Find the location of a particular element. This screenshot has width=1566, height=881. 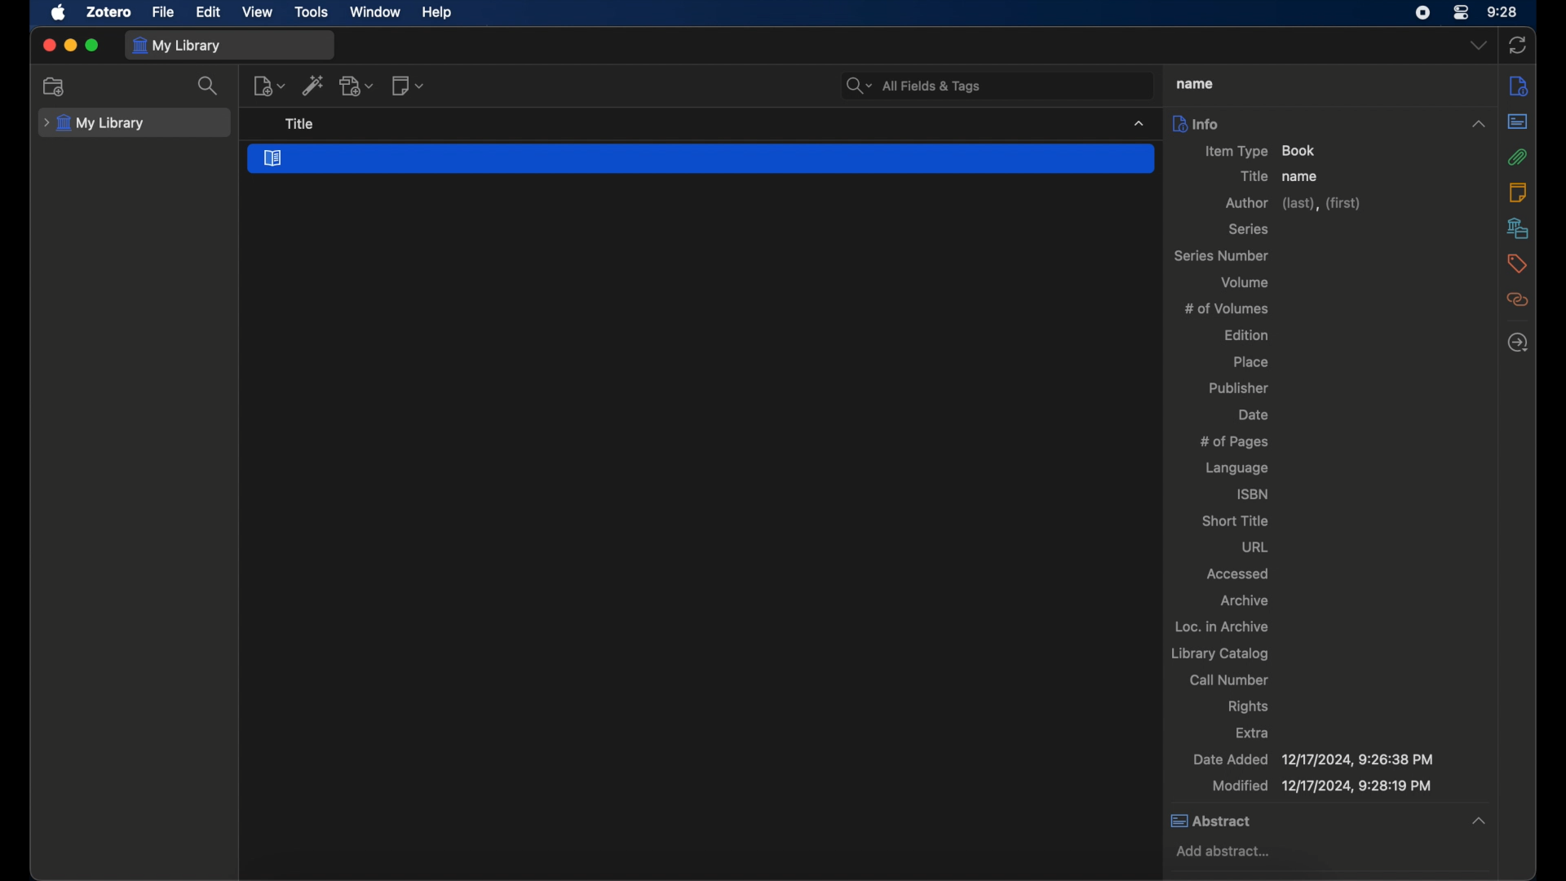

search is located at coordinates (210, 85).